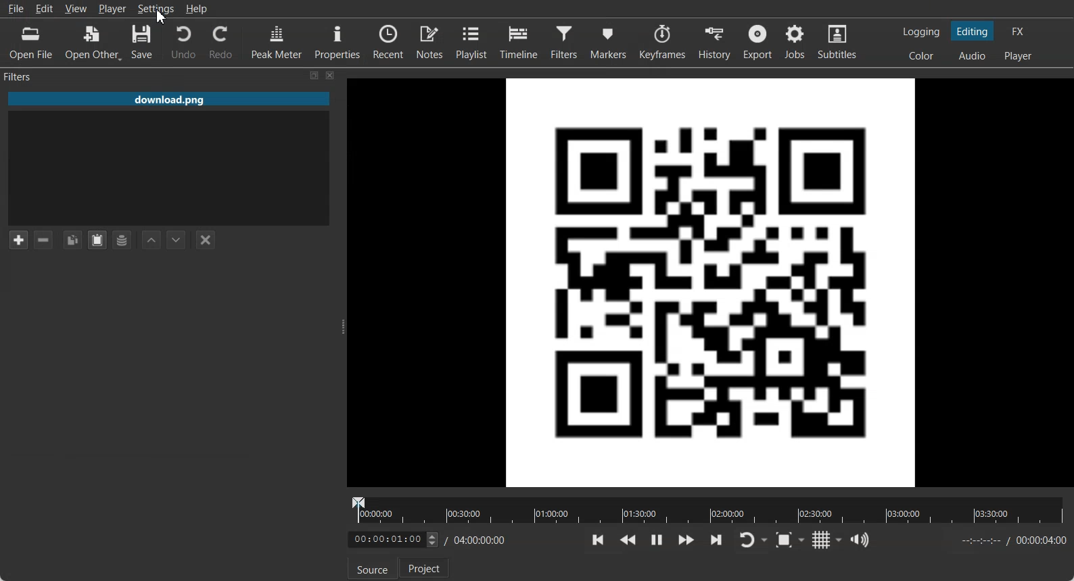 The width and height of the screenshot is (1074, 581). I want to click on Source, so click(373, 568).